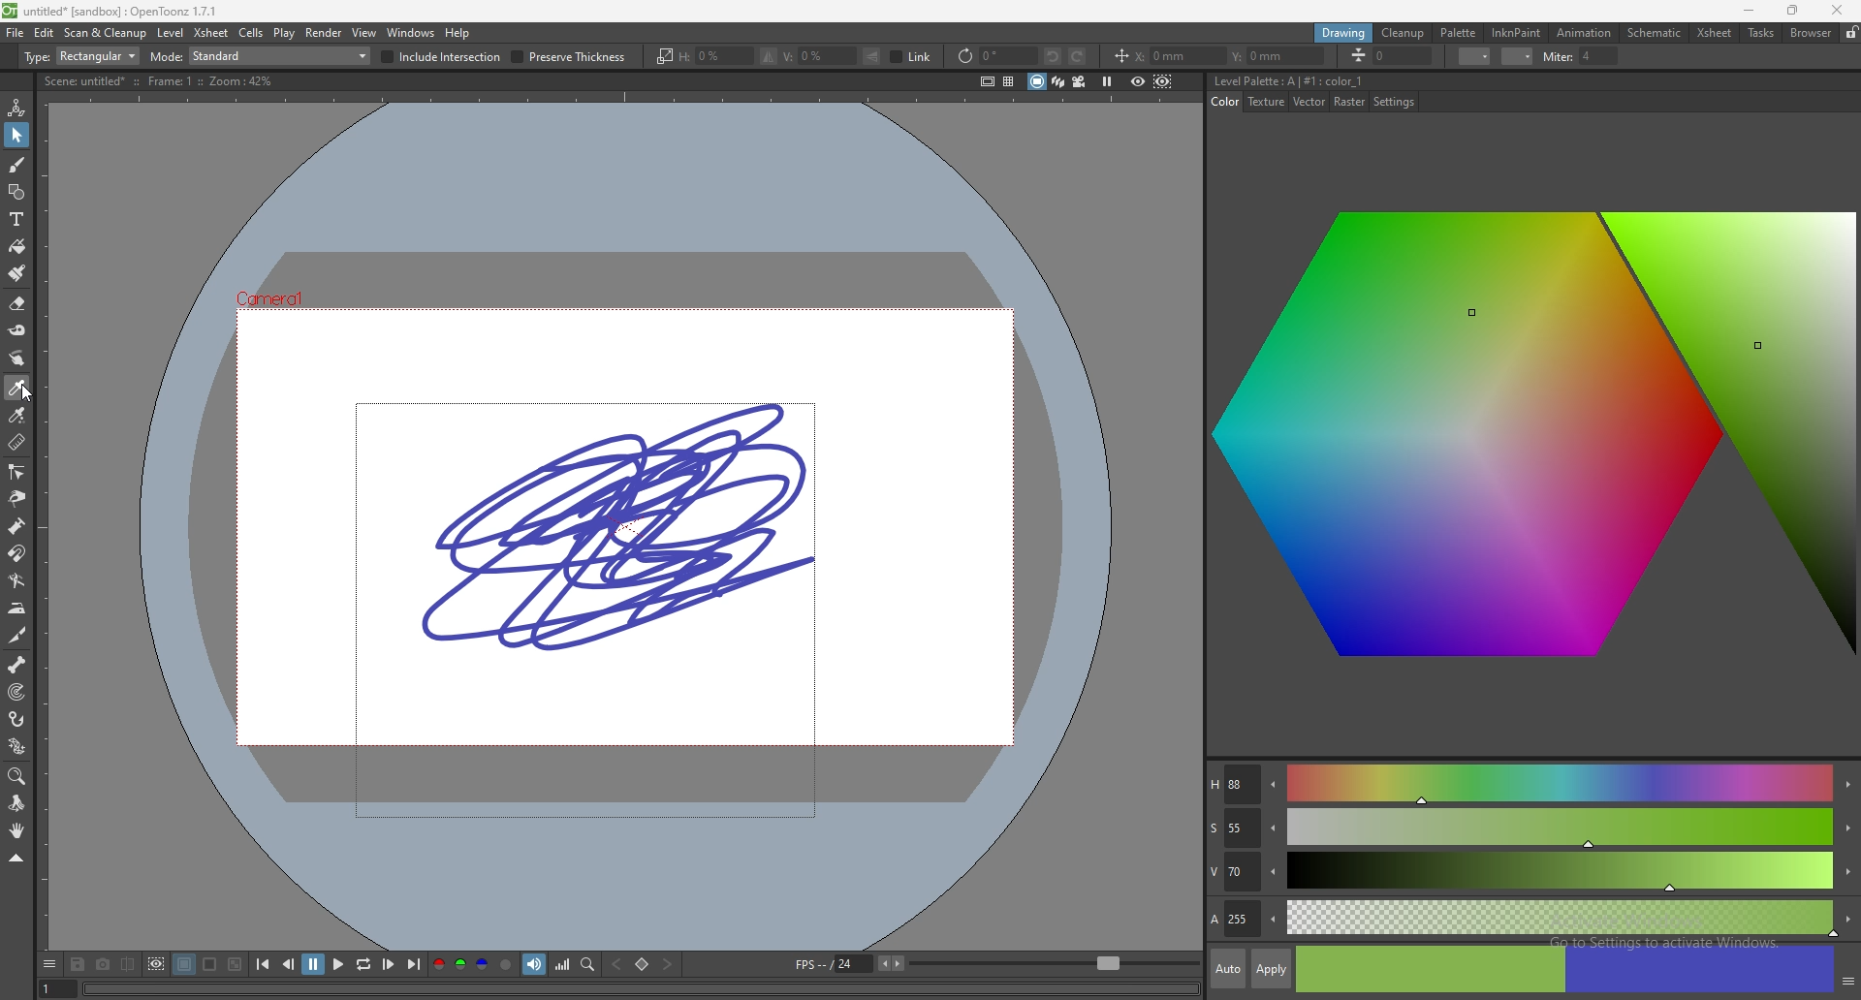  Describe the element at coordinates (172, 32) in the screenshot. I see `level` at that location.